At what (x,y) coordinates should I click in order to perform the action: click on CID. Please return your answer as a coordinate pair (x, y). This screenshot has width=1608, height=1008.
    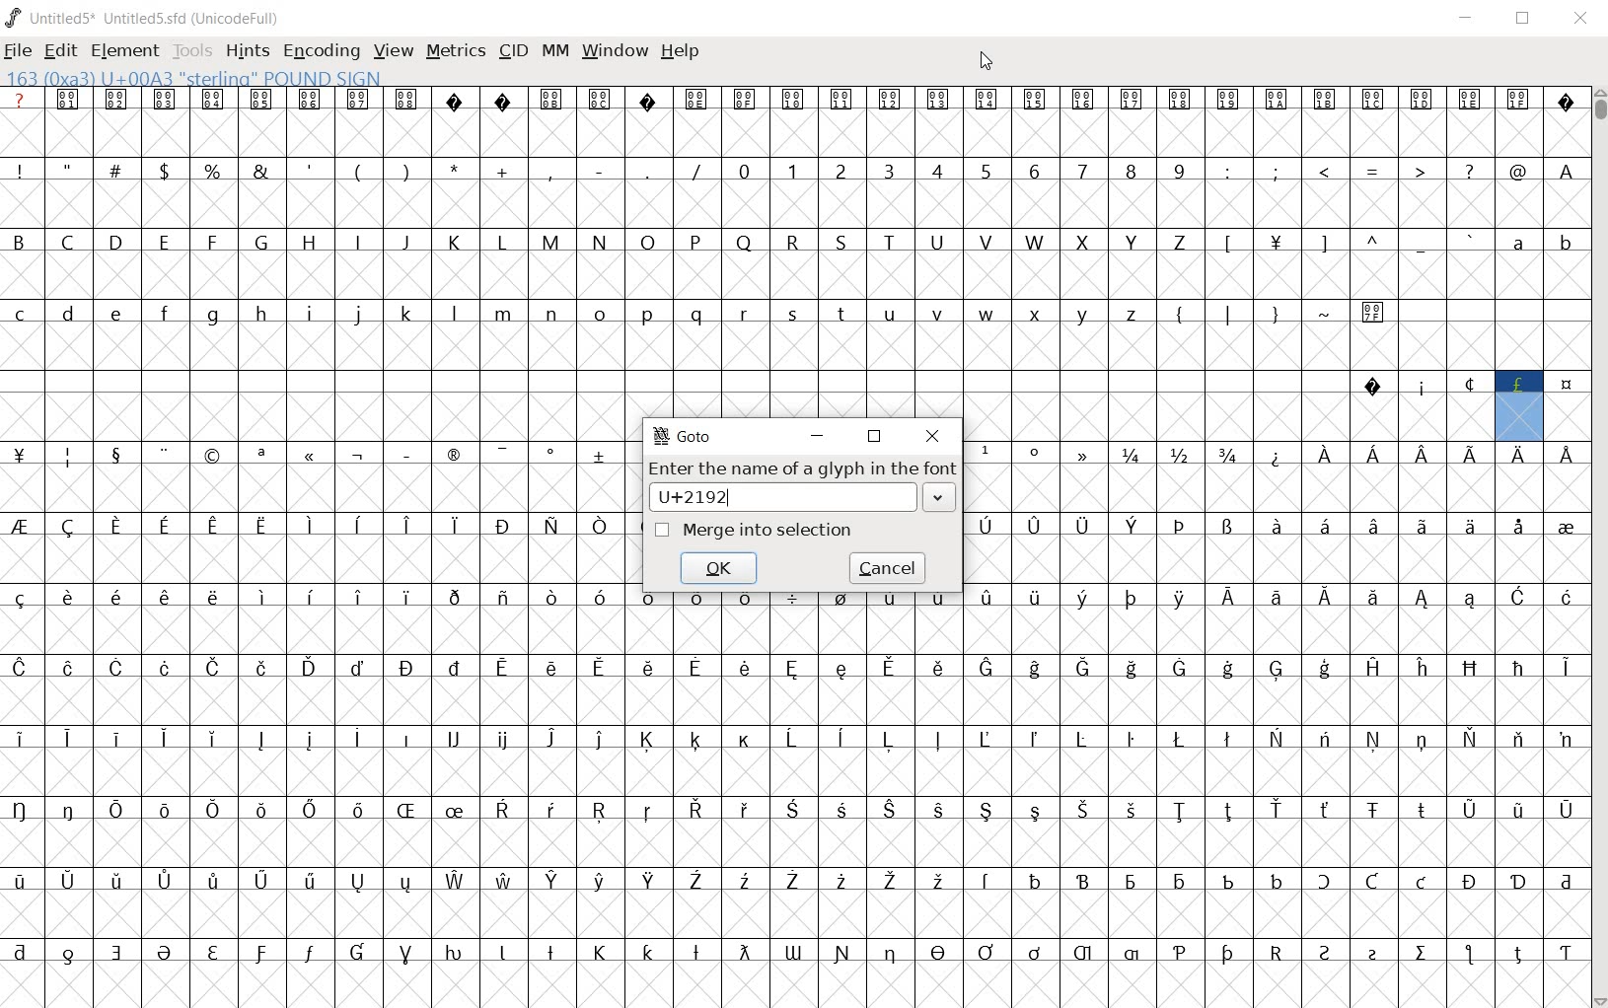
    Looking at the image, I should click on (513, 51).